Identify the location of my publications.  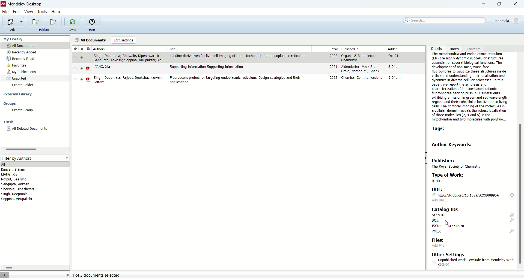
(22, 72).